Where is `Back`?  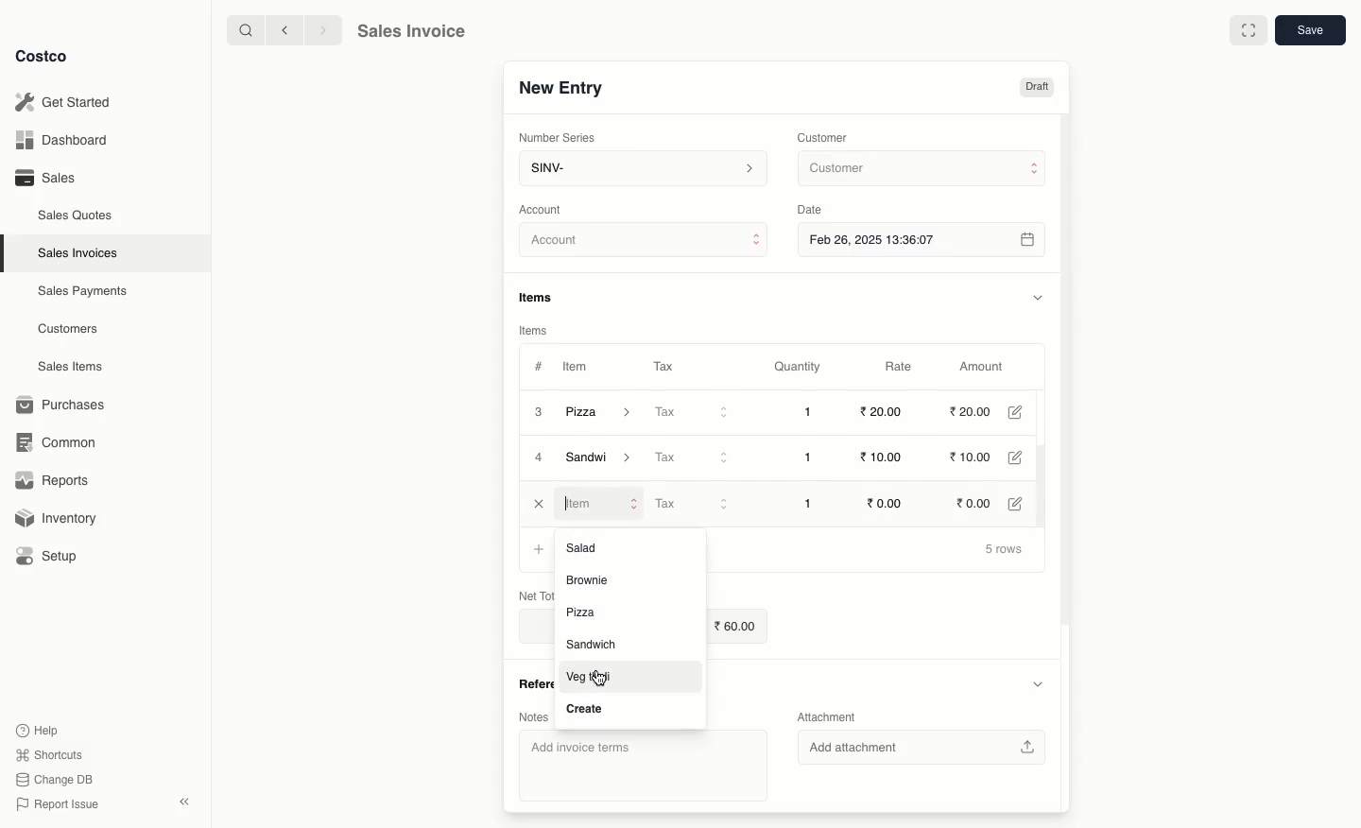 Back is located at coordinates (283, 30).